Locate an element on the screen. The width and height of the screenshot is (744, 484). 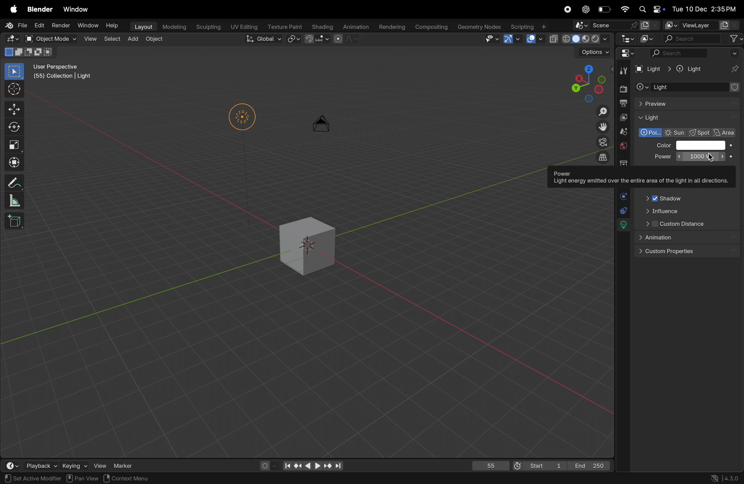
 is located at coordinates (914, 159).